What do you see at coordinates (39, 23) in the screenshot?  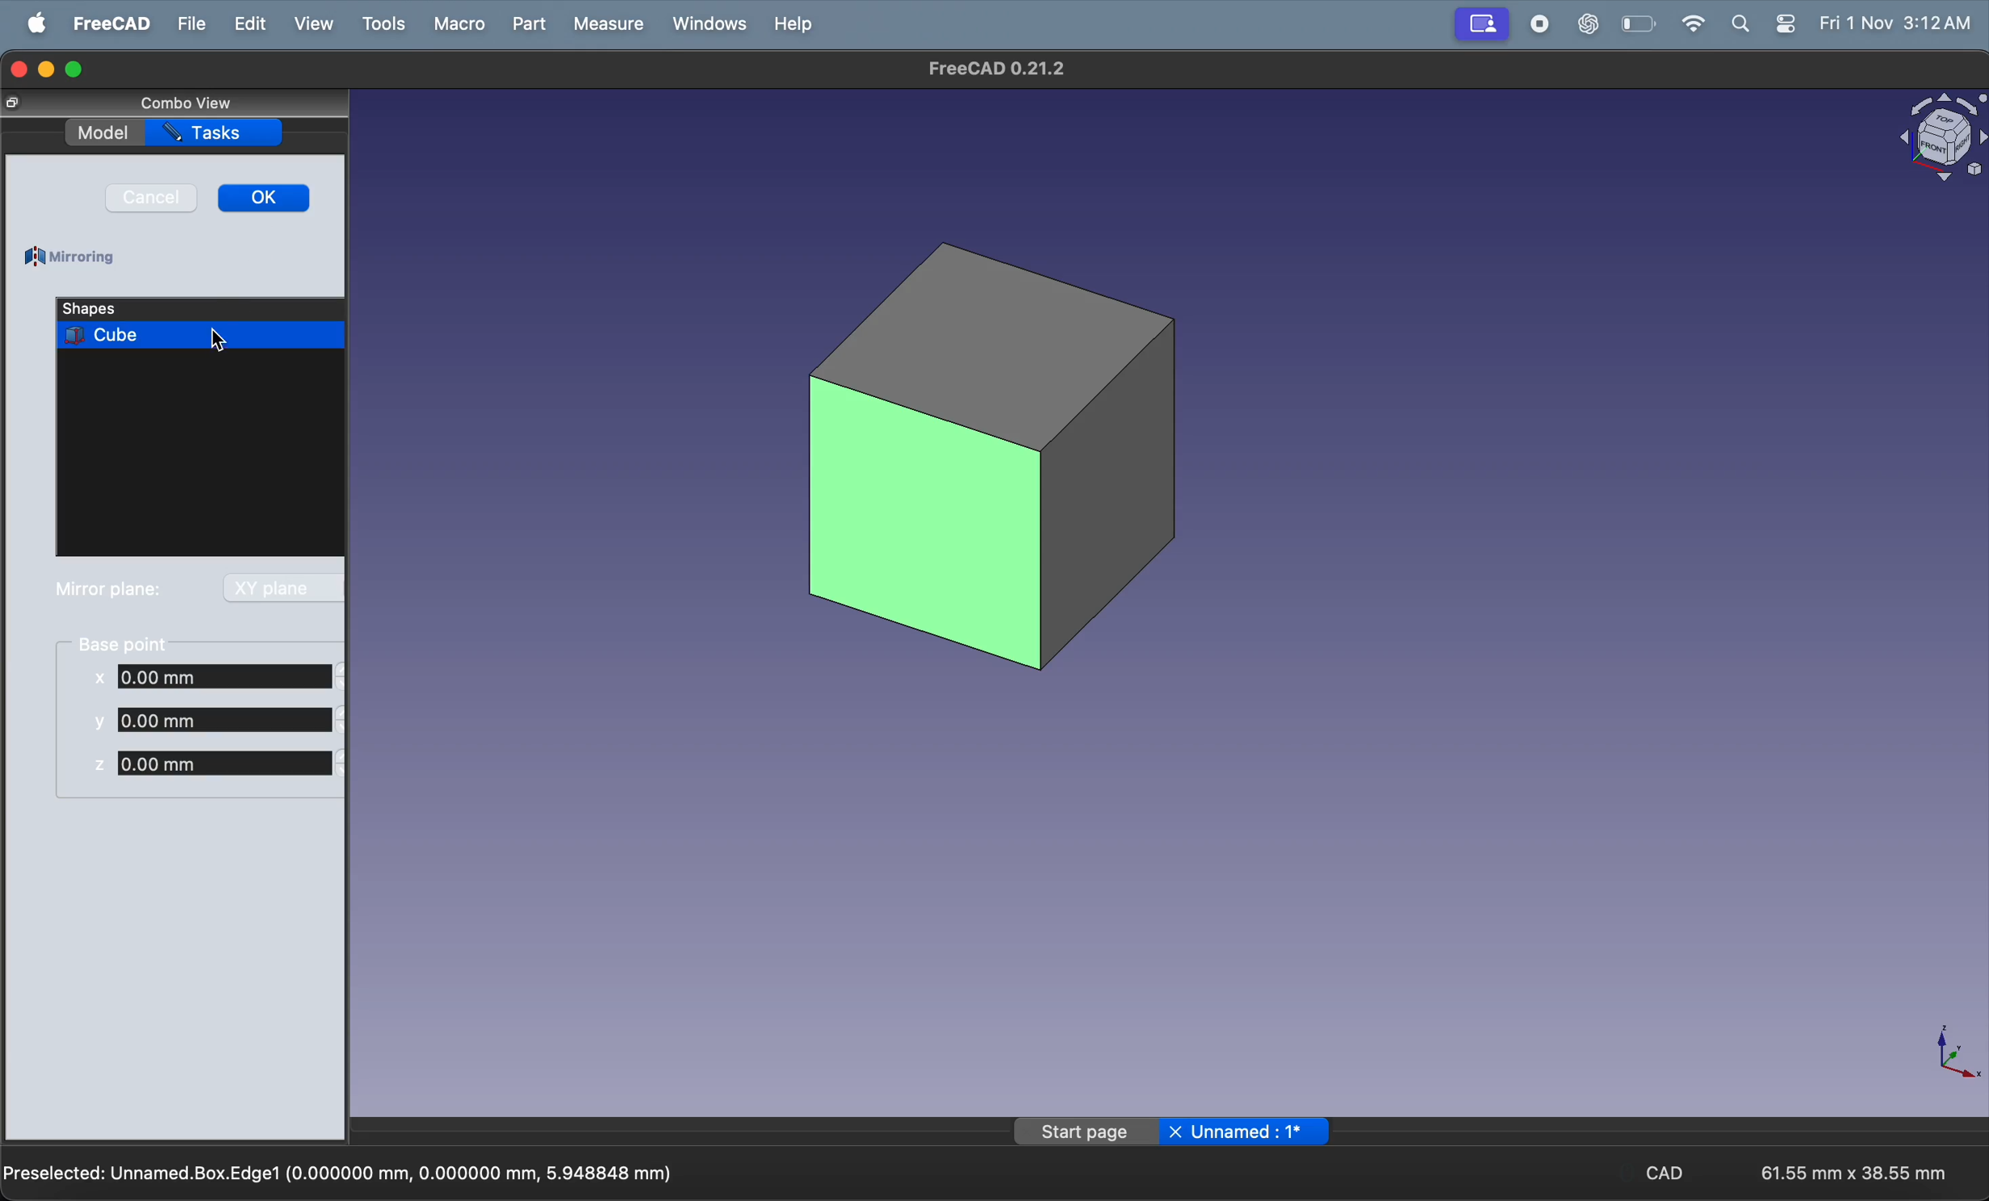 I see `apple menu` at bounding box center [39, 23].